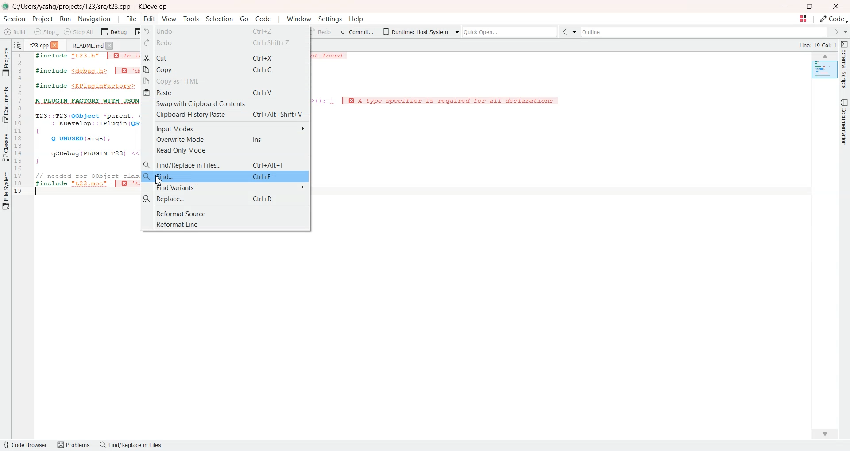  What do you see at coordinates (226, 31) in the screenshot?
I see `Undo` at bounding box center [226, 31].